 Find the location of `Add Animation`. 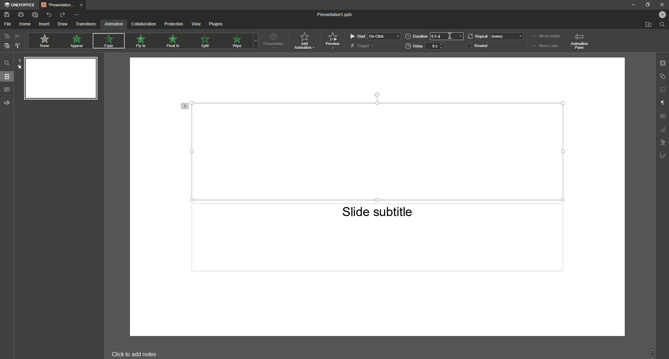

Add Animation is located at coordinates (306, 41).